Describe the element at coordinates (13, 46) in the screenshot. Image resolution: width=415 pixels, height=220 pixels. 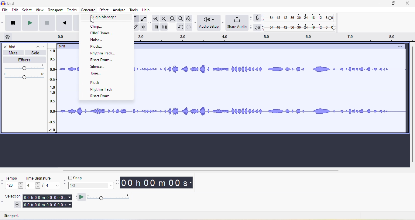
I see `bird` at that location.